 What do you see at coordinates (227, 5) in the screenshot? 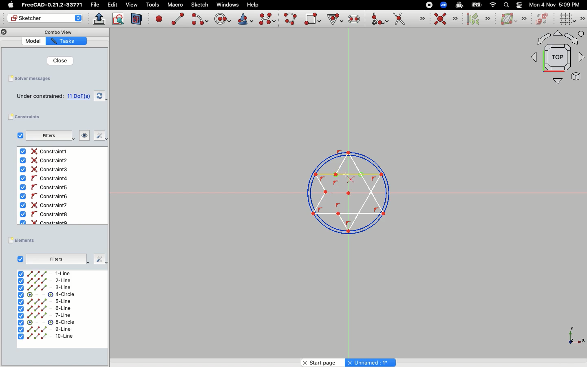
I see `Windows` at bounding box center [227, 5].